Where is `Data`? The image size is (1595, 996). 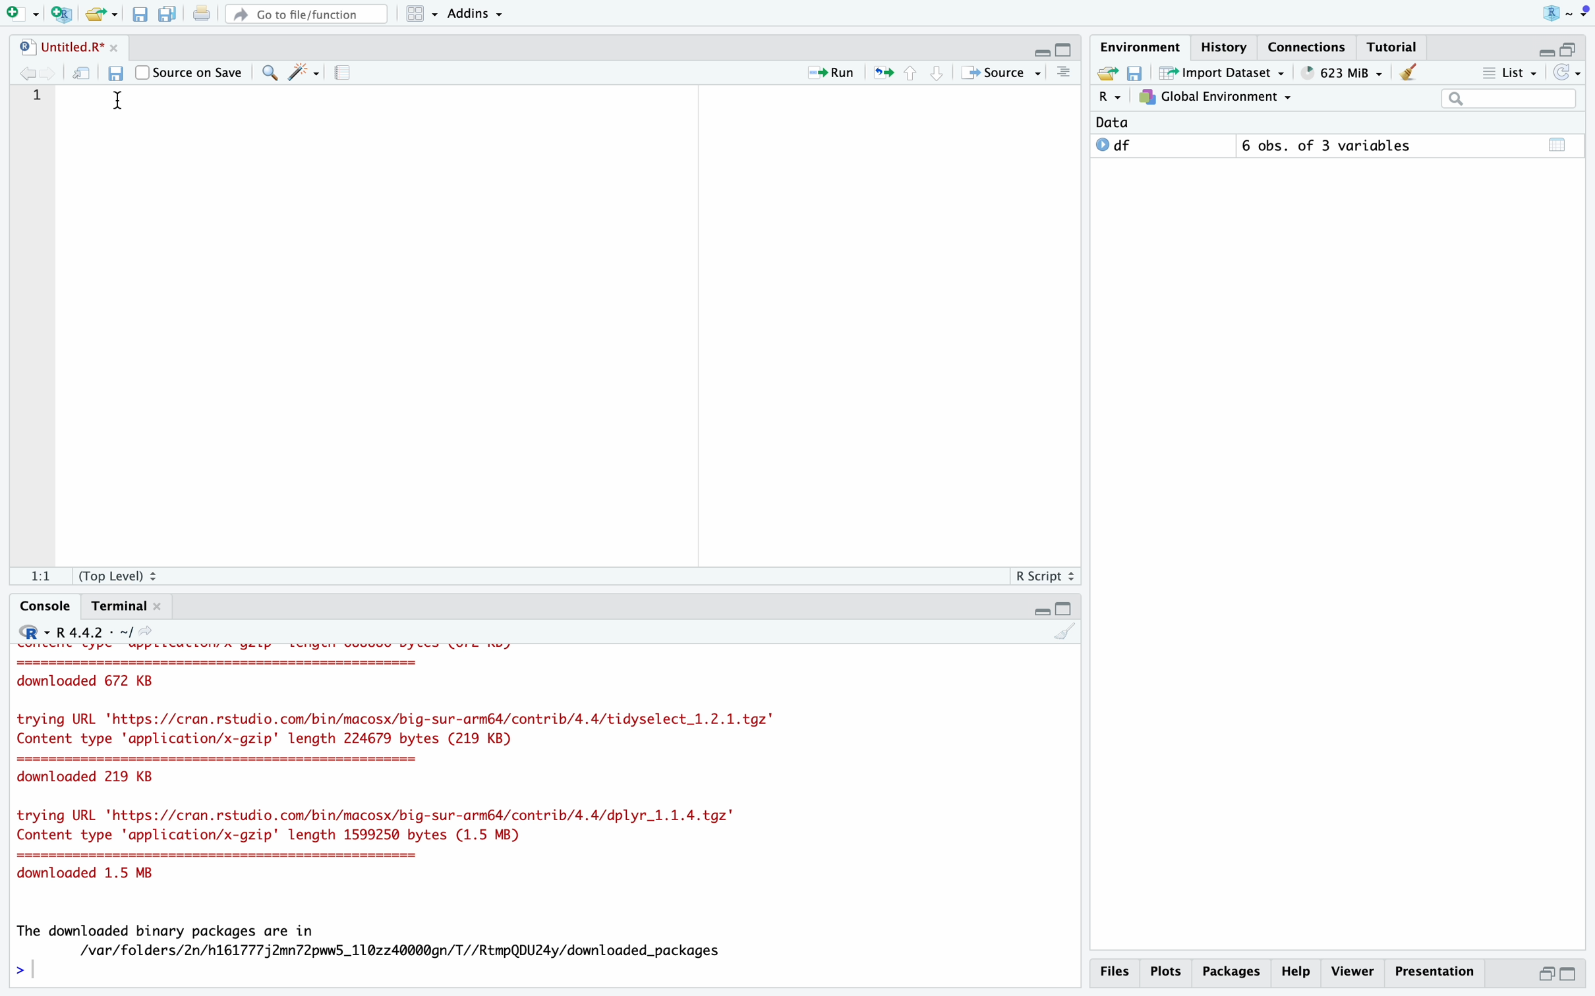 Data is located at coordinates (1122, 123).